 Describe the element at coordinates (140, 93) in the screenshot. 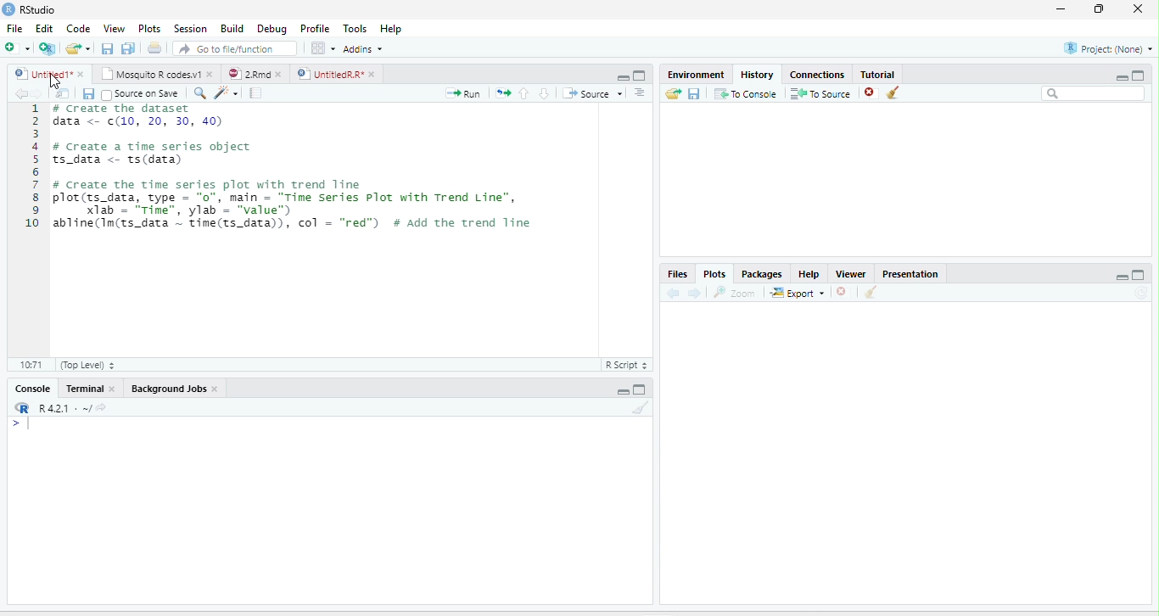

I see `Source on Save` at that location.